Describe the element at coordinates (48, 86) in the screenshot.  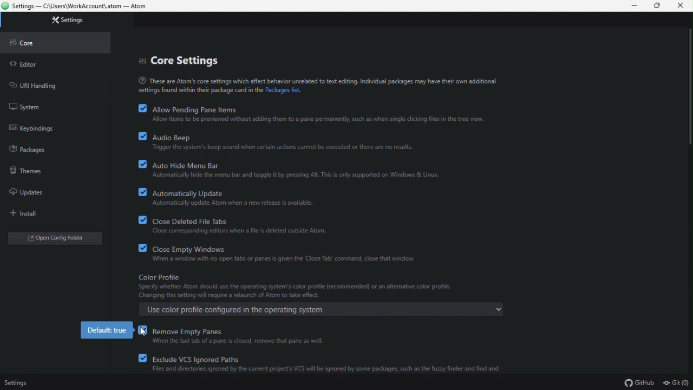
I see `URL handling` at that location.